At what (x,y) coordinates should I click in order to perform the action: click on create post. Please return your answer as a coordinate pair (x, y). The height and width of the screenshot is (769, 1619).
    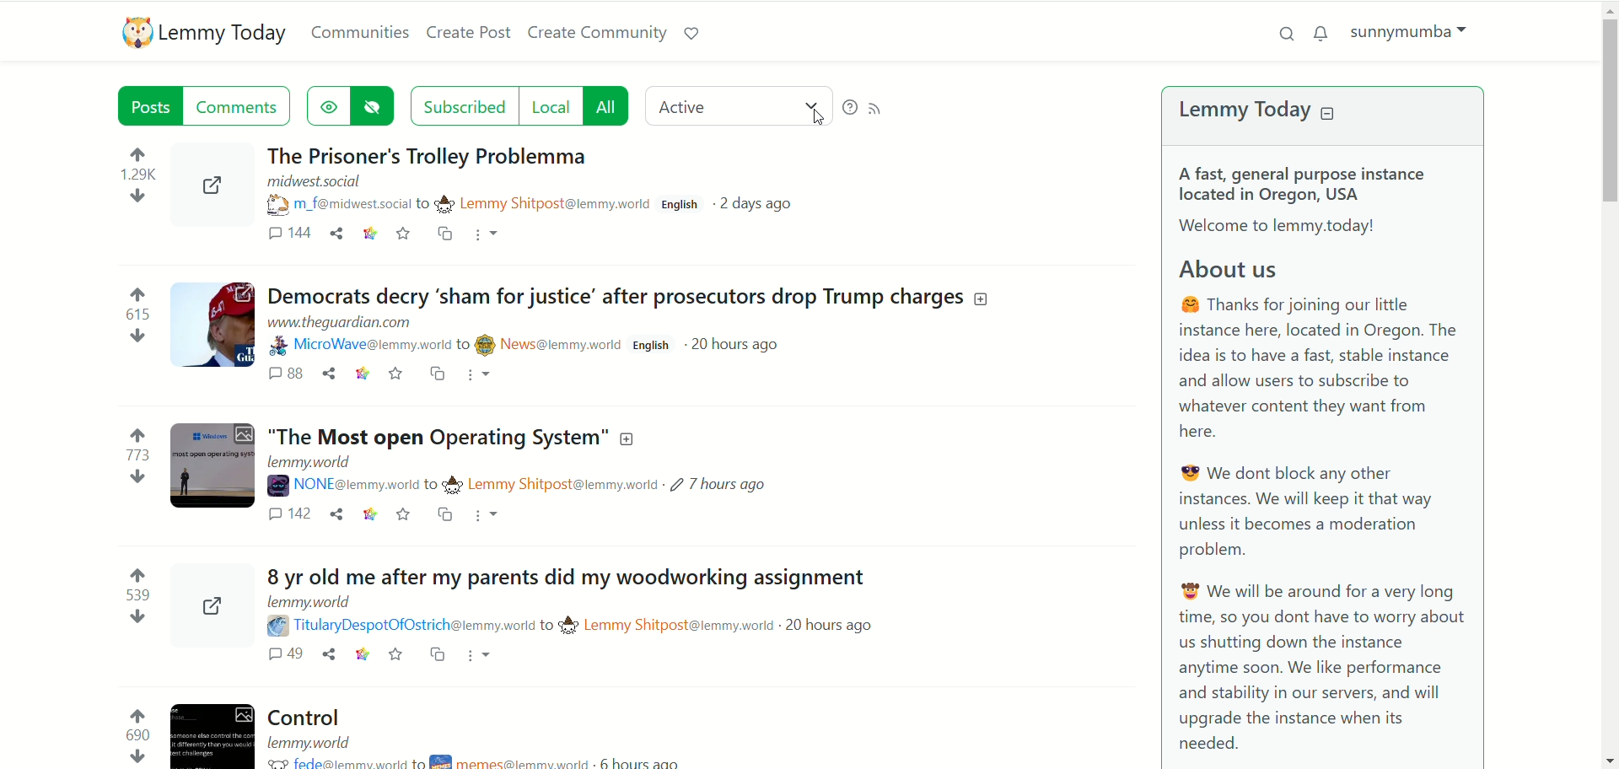
    Looking at the image, I should click on (471, 35).